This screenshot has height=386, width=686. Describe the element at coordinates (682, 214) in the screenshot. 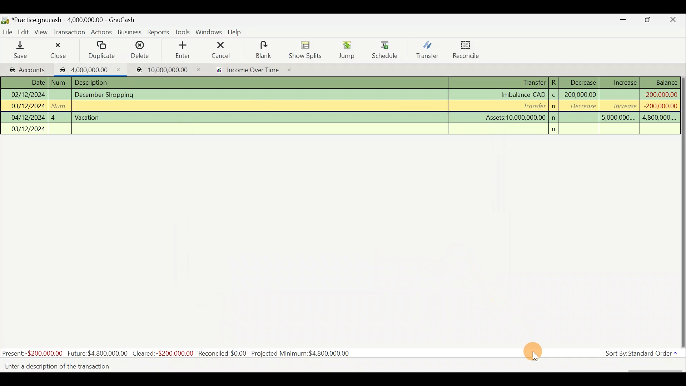

I see `Scroll bar` at that location.